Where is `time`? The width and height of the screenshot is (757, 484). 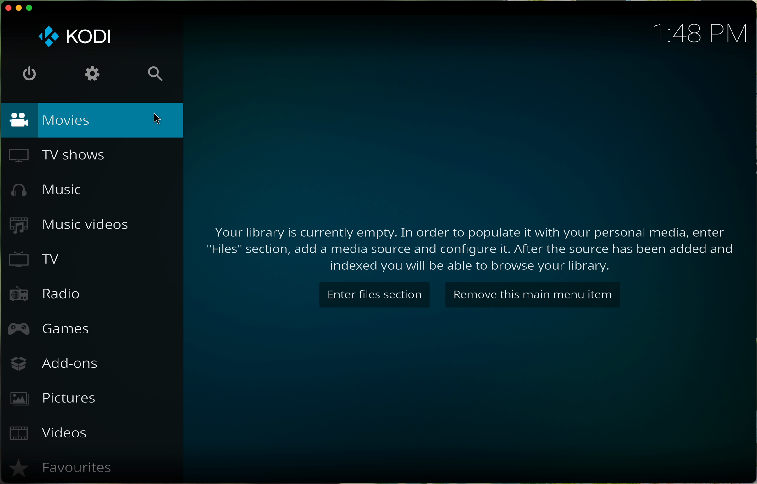 time is located at coordinates (695, 34).